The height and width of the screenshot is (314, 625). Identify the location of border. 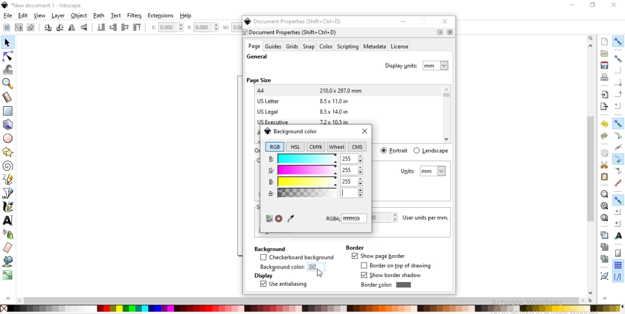
(354, 247).